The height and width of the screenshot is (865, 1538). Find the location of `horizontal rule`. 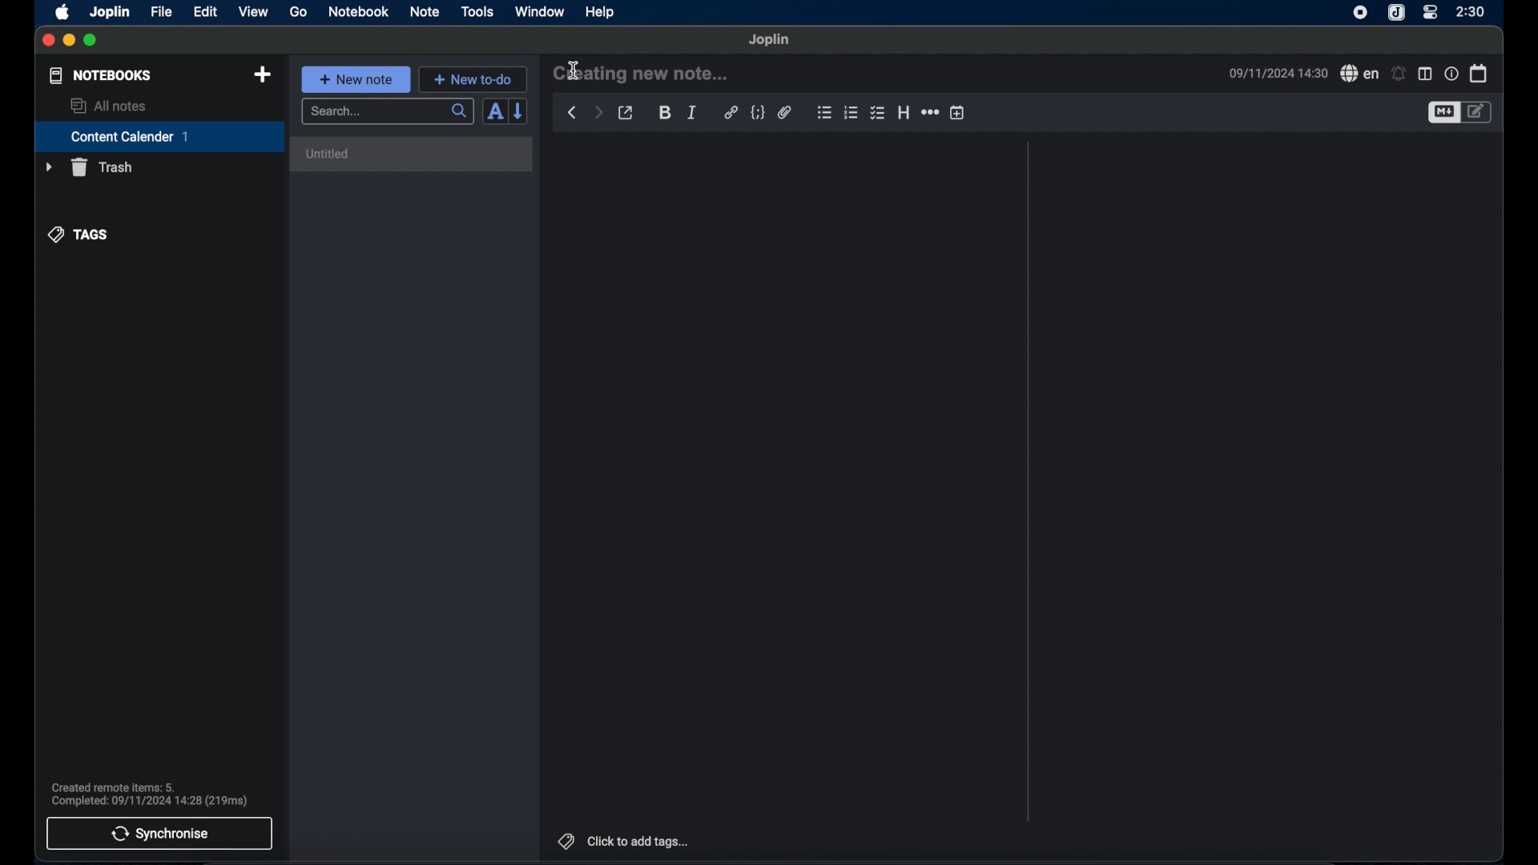

horizontal rule is located at coordinates (932, 112).